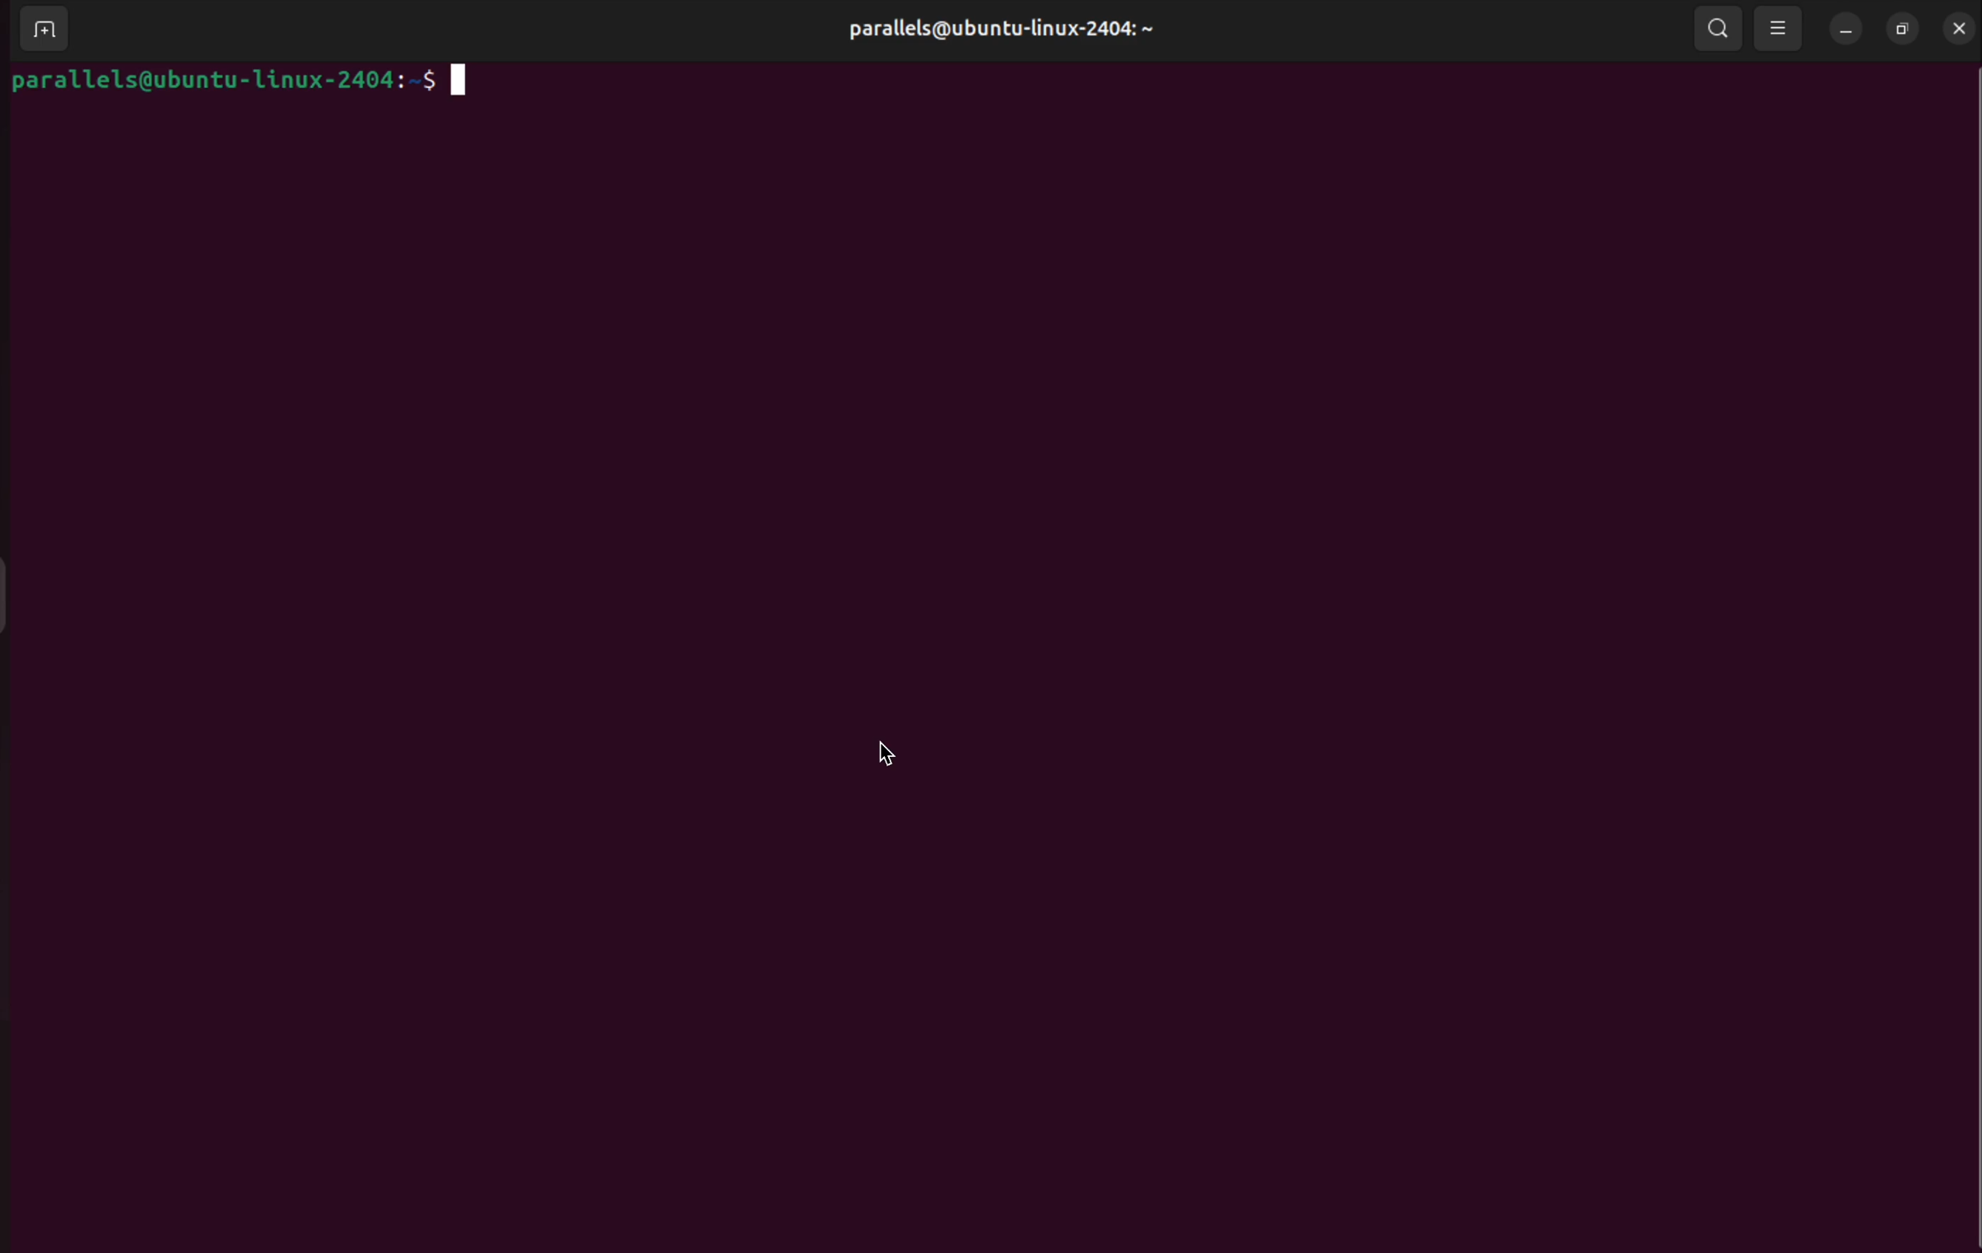 This screenshot has height=1253, width=1982. What do you see at coordinates (894, 756) in the screenshot?
I see `cursor` at bounding box center [894, 756].